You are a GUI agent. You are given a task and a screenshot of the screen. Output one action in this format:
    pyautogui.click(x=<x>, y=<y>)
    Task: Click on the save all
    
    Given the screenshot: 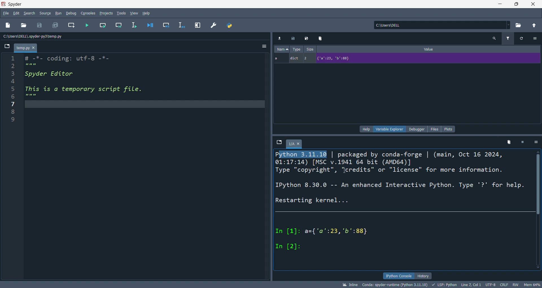 What is the action you would take?
    pyautogui.click(x=55, y=25)
    